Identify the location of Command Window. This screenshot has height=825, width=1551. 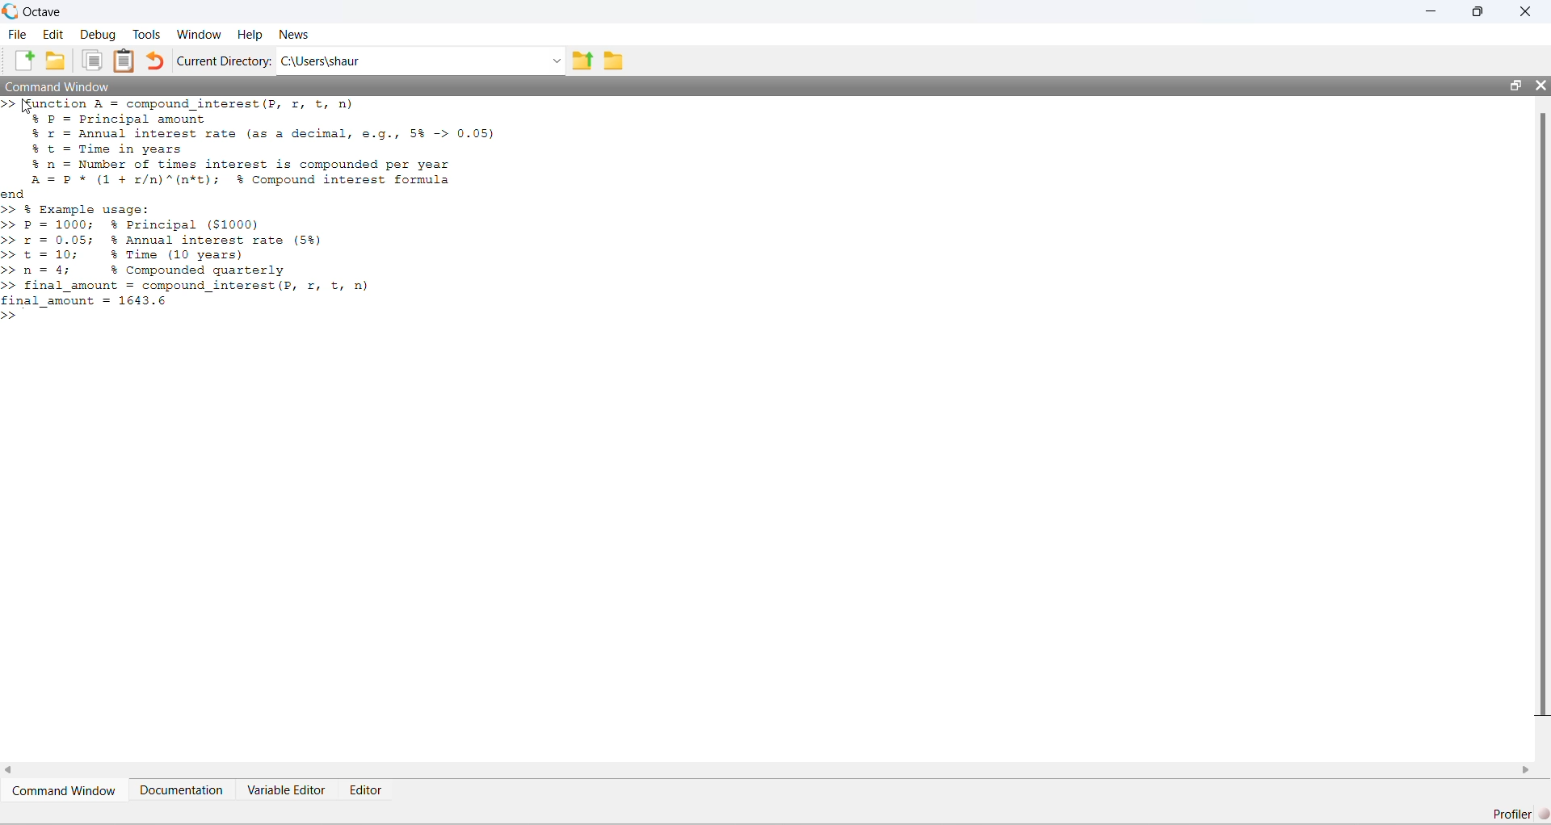
(65, 790).